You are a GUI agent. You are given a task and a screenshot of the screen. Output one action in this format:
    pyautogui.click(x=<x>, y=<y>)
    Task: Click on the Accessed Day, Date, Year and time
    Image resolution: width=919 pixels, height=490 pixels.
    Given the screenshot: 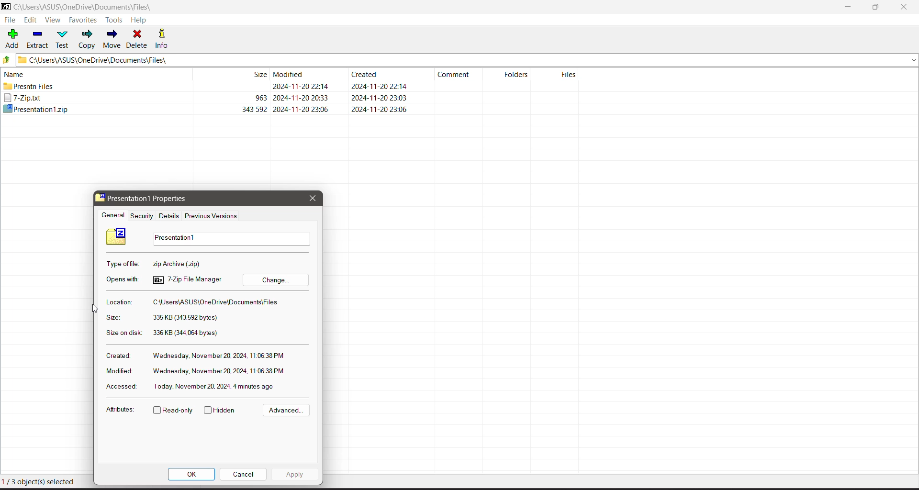 What is the action you would take?
    pyautogui.click(x=215, y=386)
    